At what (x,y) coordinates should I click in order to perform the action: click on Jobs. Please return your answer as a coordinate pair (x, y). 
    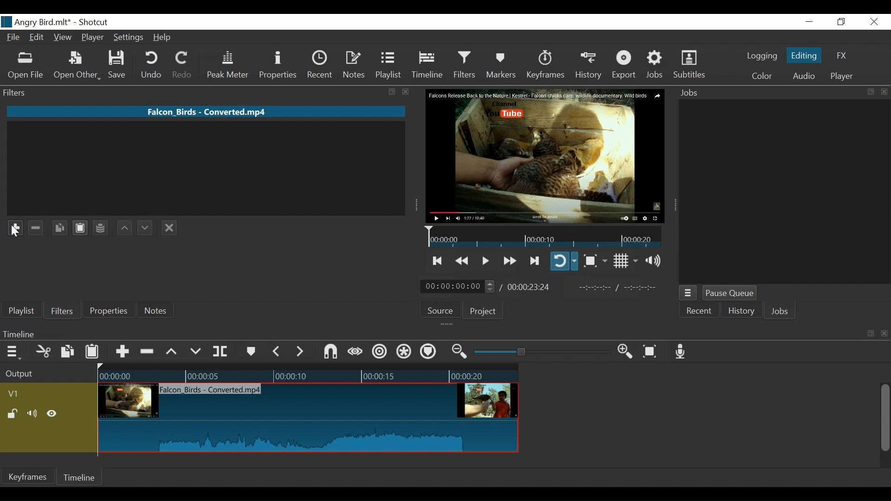
    Looking at the image, I should click on (780, 312).